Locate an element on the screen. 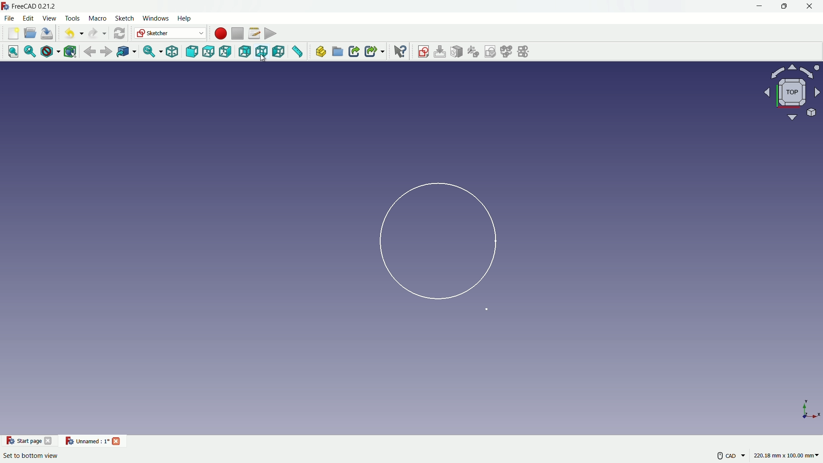 This screenshot has height=463, width=823. stop macro is located at coordinates (237, 33).